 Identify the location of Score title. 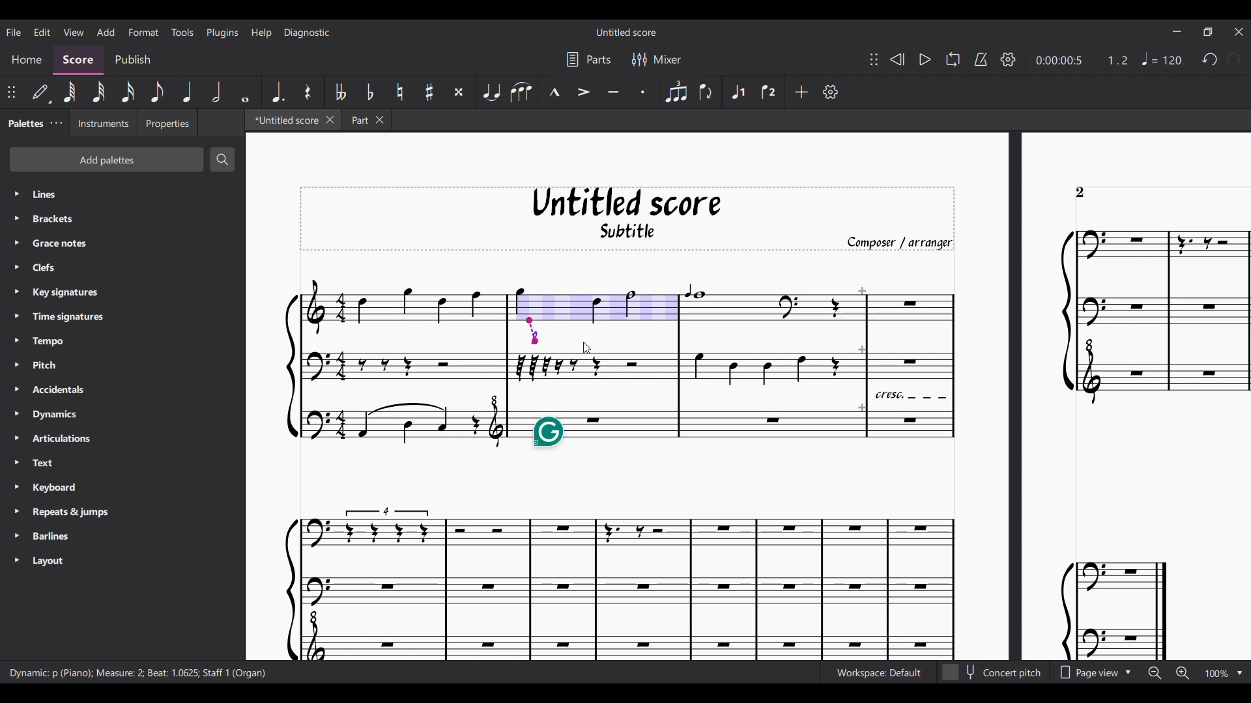
(626, 32).